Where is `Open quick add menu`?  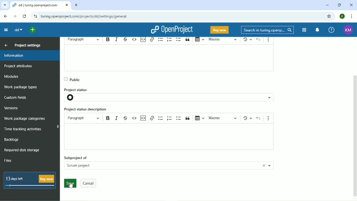 Open quick add menu is located at coordinates (34, 30).